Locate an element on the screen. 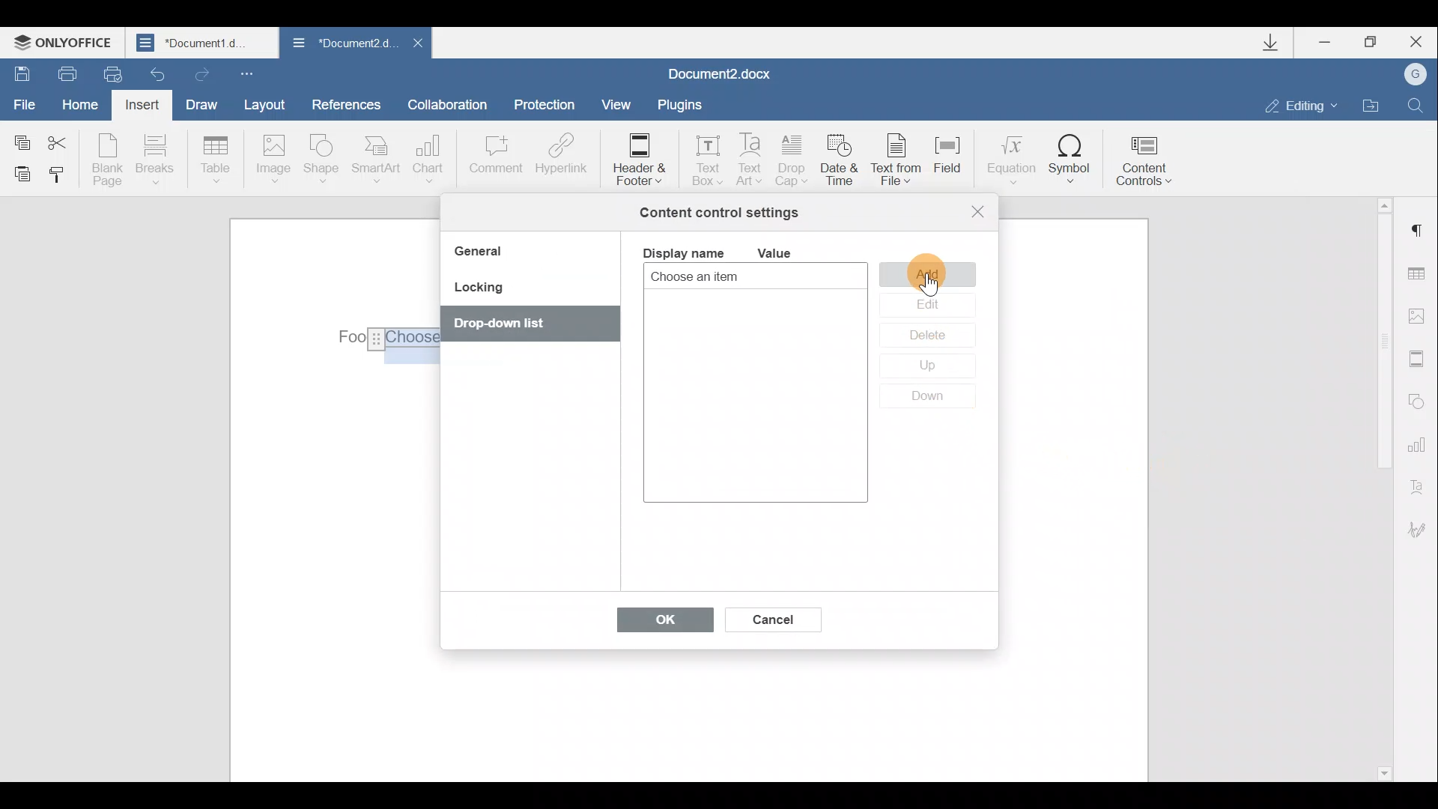 The image size is (1438, 809). Up is located at coordinates (926, 367).